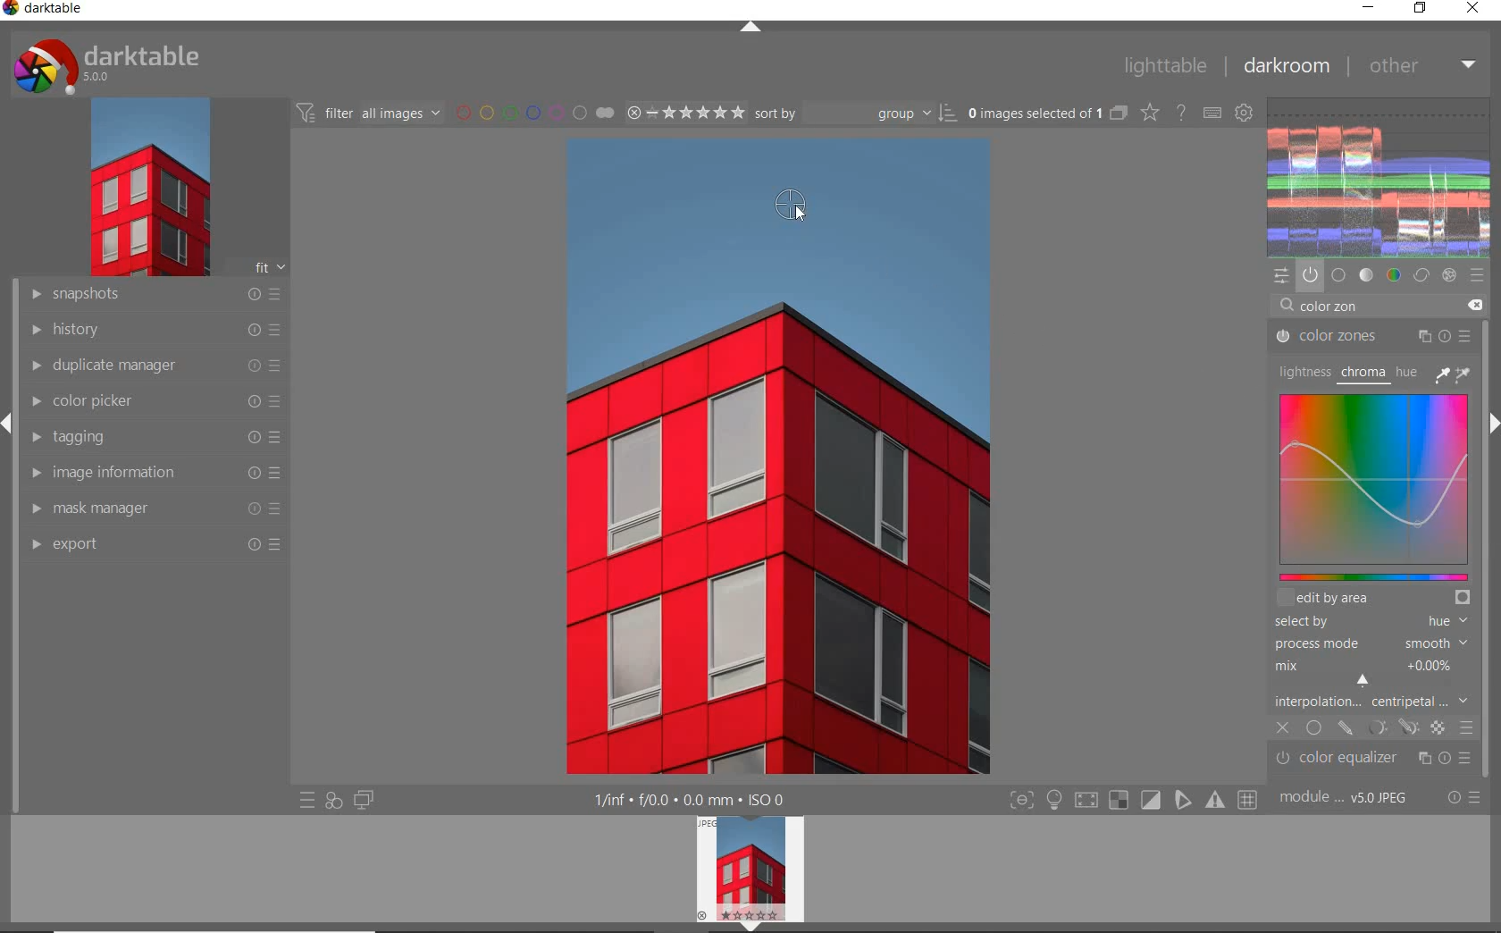 This screenshot has height=933, width=1501. Describe the element at coordinates (153, 474) in the screenshot. I see `image information` at that location.